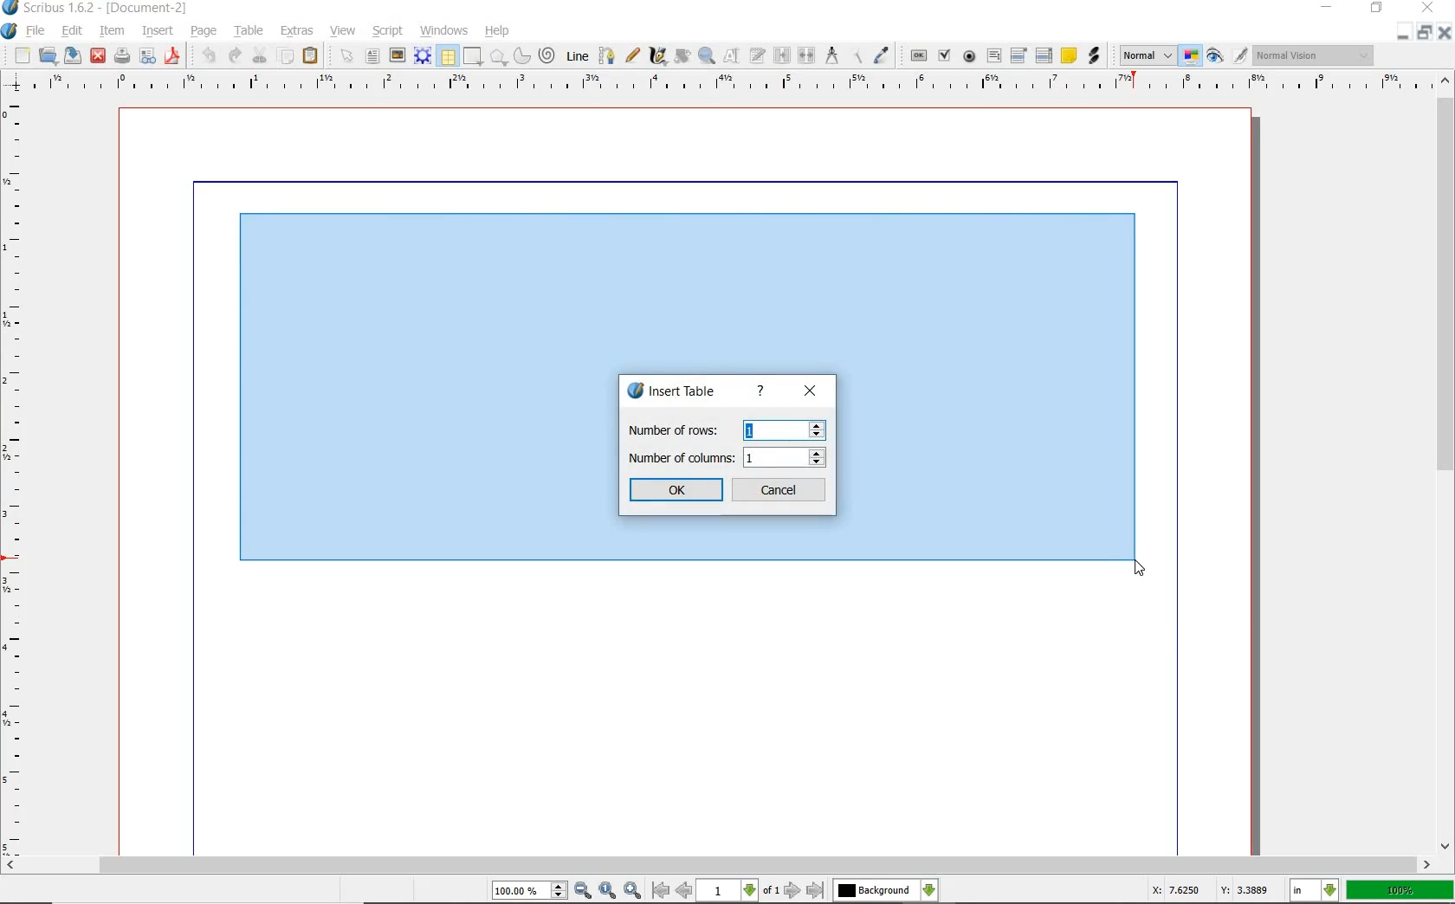  I want to click on text annotation, so click(1069, 55).